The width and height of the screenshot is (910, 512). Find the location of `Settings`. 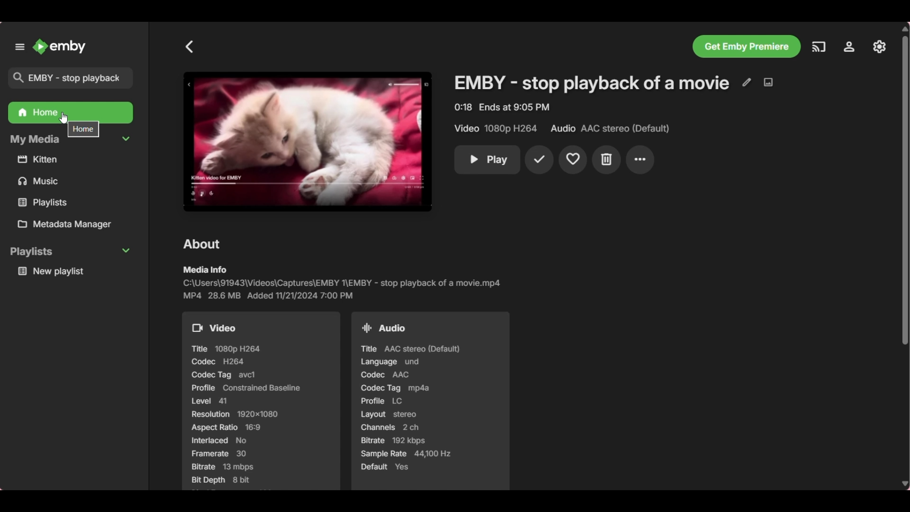

Settings is located at coordinates (878, 46).